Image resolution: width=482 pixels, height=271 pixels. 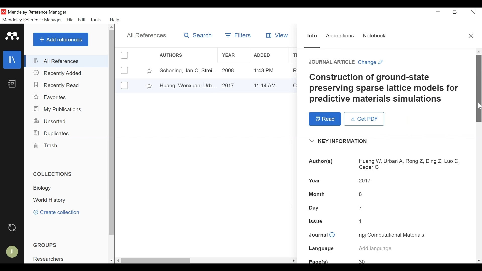 What do you see at coordinates (59, 86) in the screenshot?
I see `Recently Read` at bounding box center [59, 86].